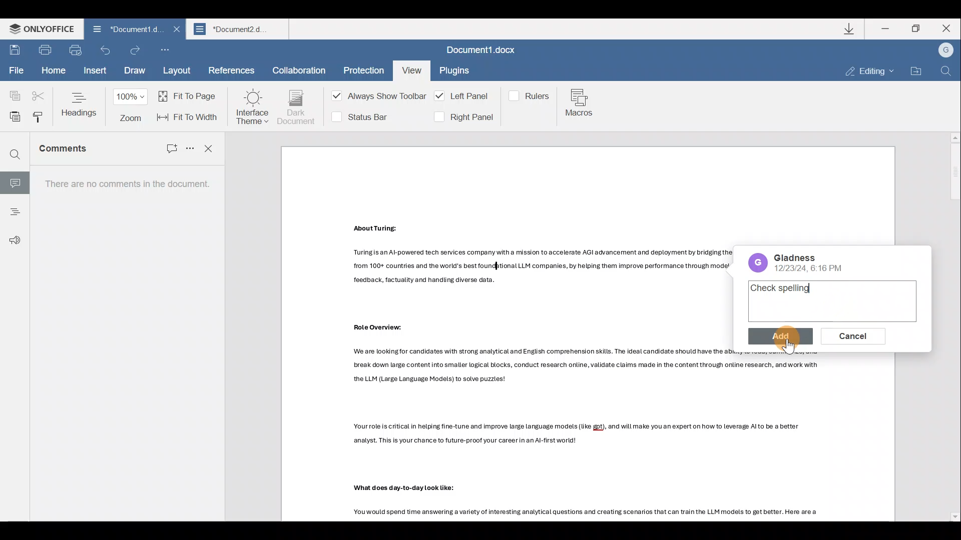 The height and width of the screenshot is (540, 961). What do you see at coordinates (15, 155) in the screenshot?
I see `Find` at bounding box center [15, 155].